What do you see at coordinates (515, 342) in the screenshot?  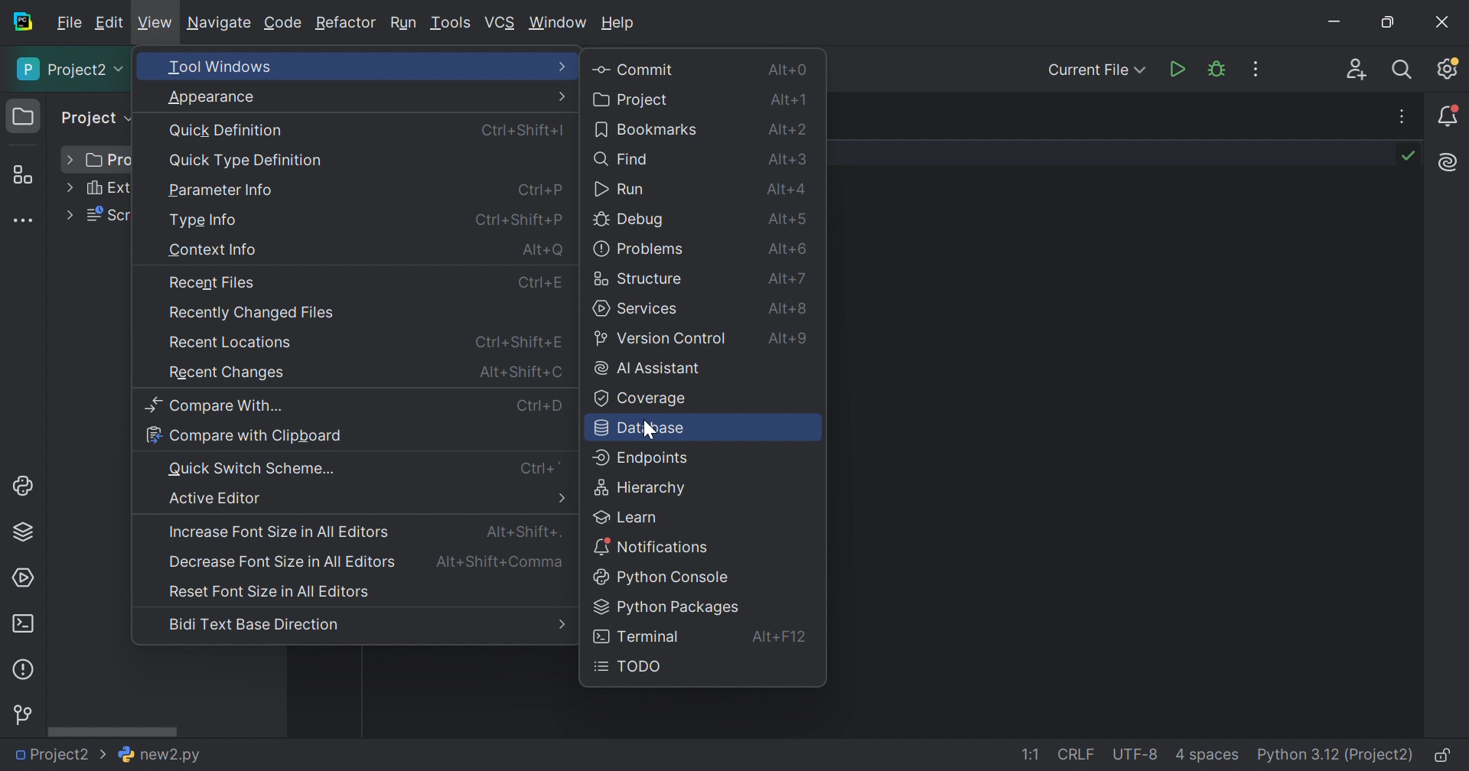 I see `Ctrl+Shift+E` at bounding box center [515, 342].